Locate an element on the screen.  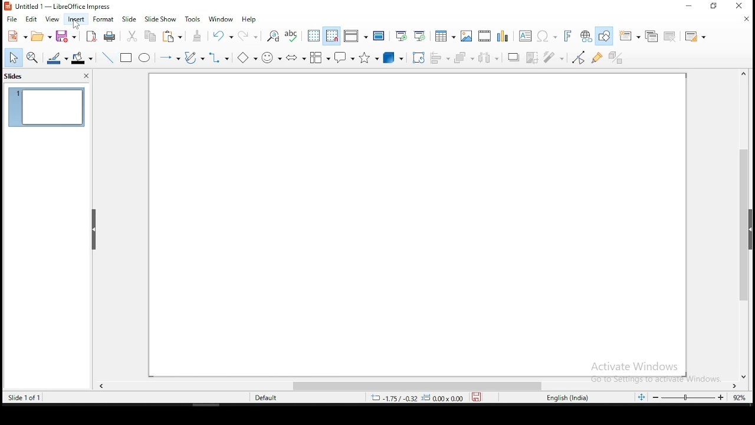
line is located at coordinates (108, 58).